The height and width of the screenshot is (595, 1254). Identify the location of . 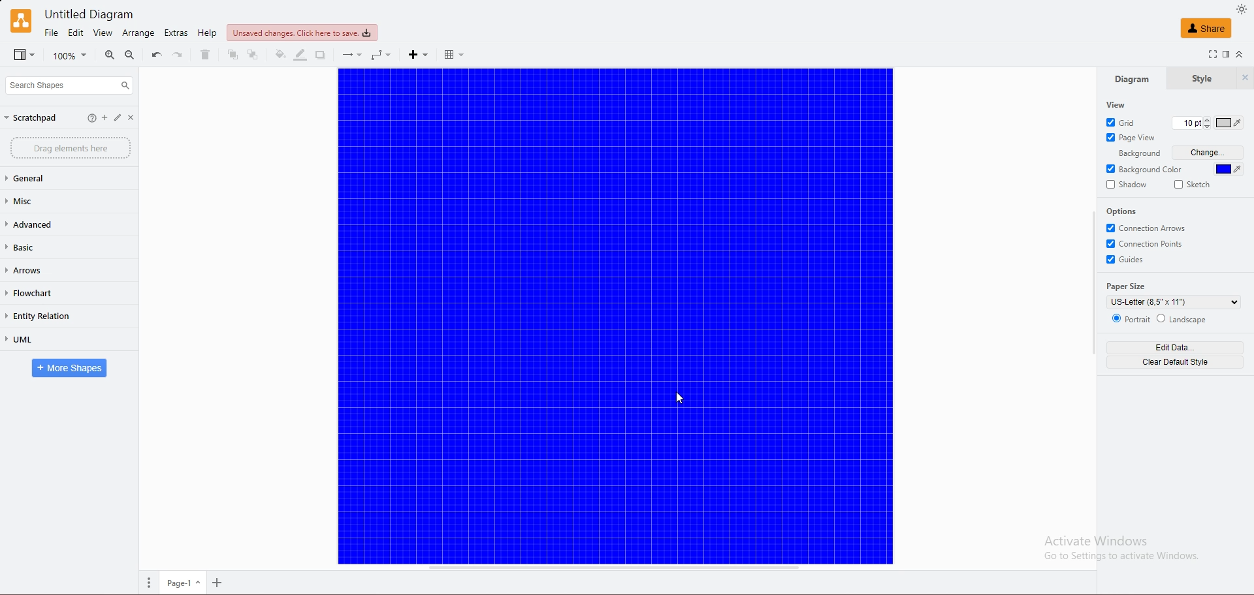
(91, 118).